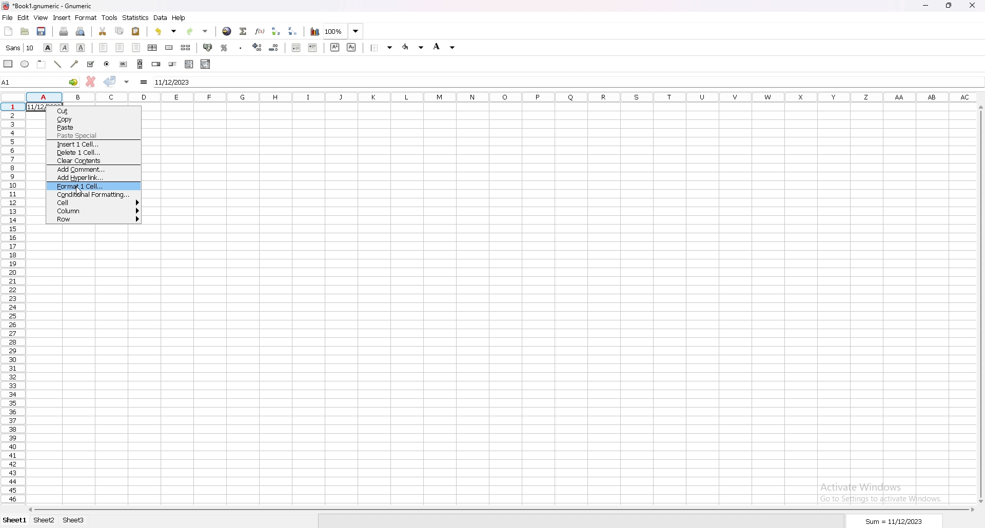 This screenshot has height=528, width=985. Describe the element at coordinates (273, 48) in the screenshot. I see `decrease indent` at that location.